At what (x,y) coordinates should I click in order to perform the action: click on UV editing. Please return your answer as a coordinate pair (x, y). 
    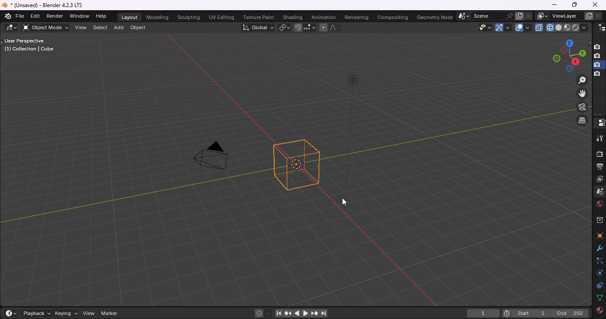
    Looking at the image, I should click on (223, 17).